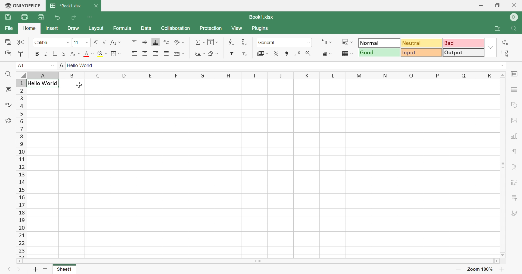  I want to click on Paste, so click(9, 53).